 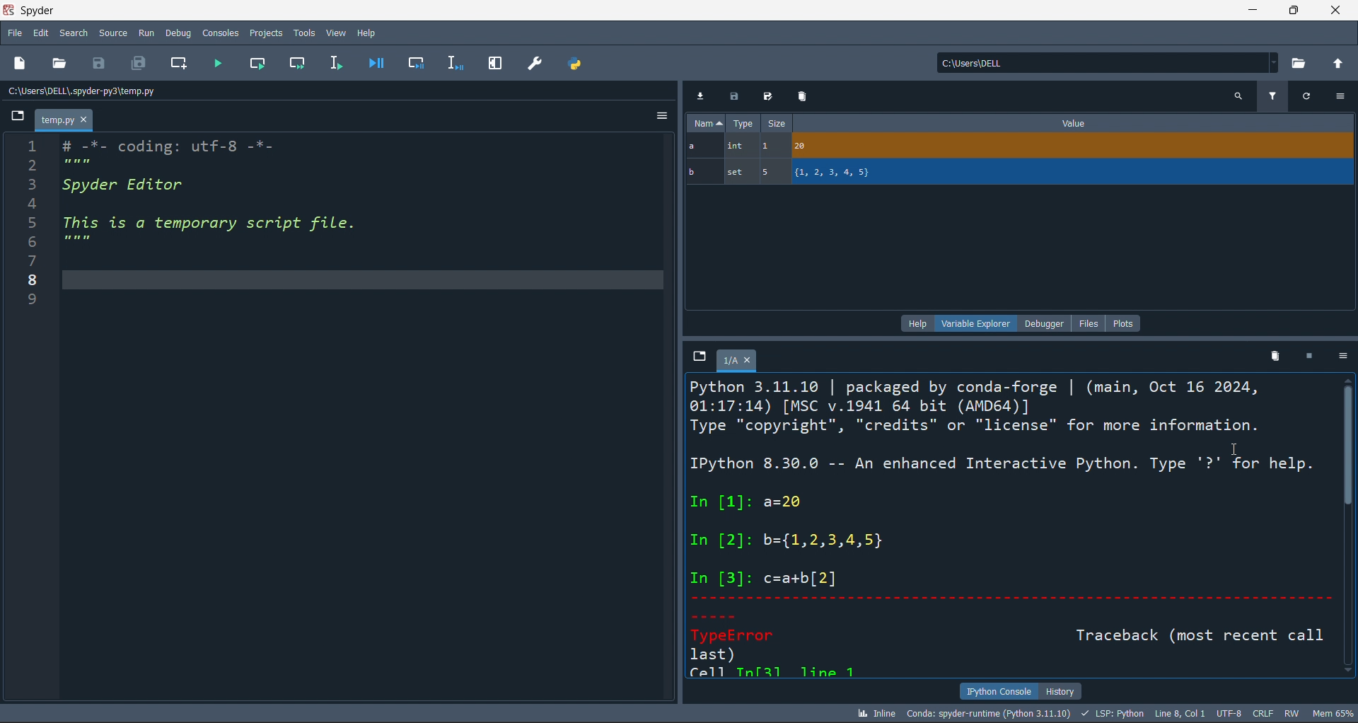 What do you see at coordinates (218, 66) in the screenshot?
I see `run file` at bounding box center [218, 66].